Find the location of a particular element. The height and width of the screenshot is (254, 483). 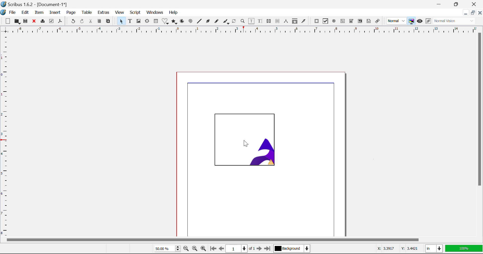

Pdf Combo Box is located at coordinates (351, 21).